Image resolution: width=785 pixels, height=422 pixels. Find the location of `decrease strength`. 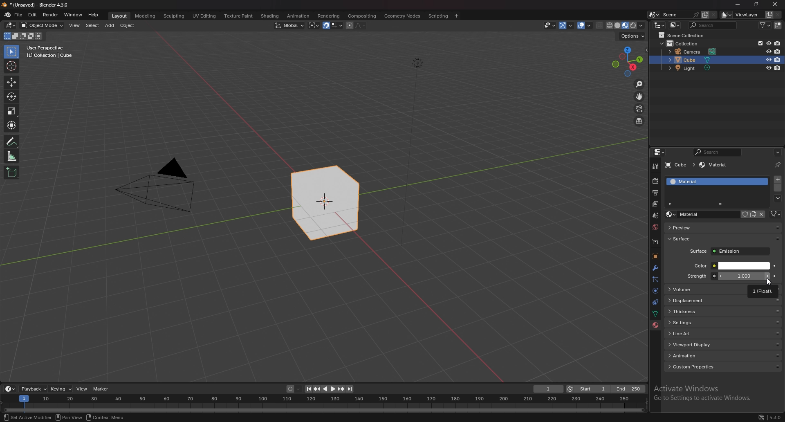

decrease strength is located at coordinates (767, 276).